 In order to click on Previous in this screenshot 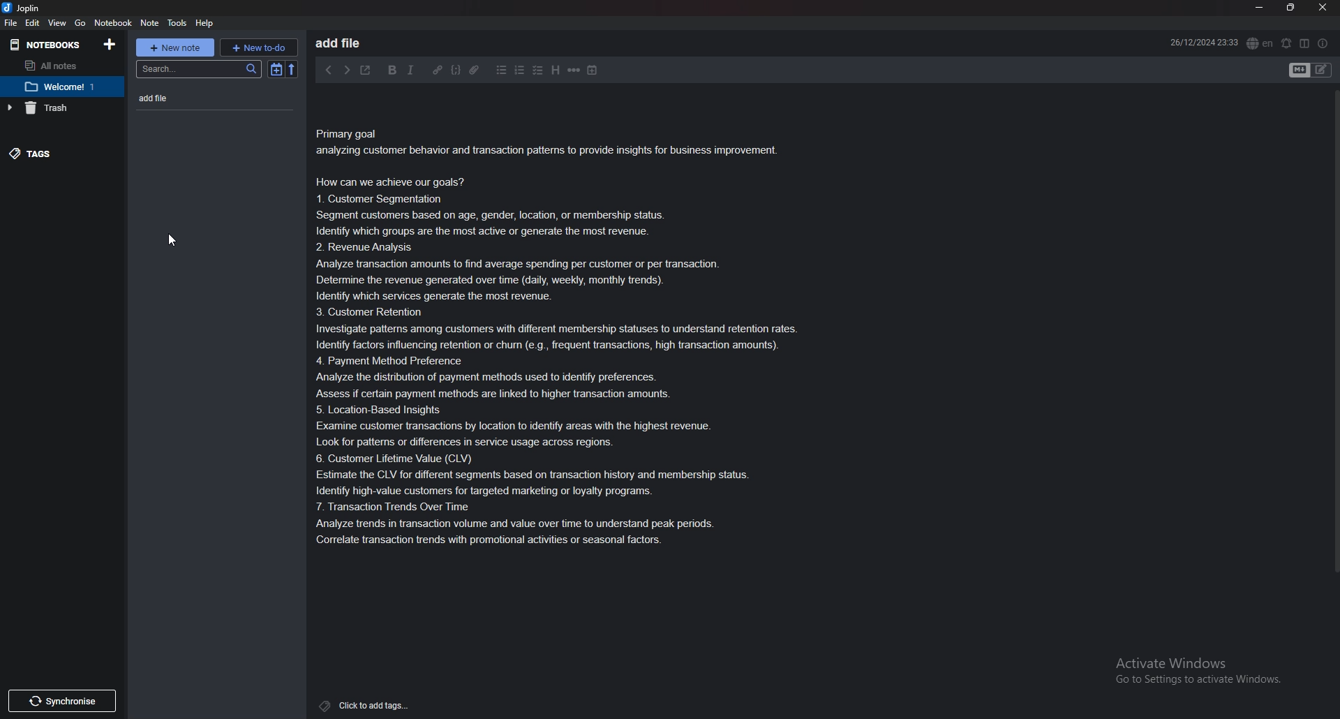, I will do `click(328, 70)`.